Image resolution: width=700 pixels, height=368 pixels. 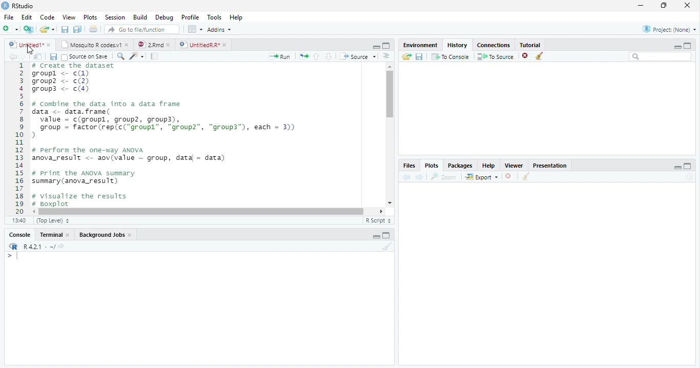 What do you see at coordinates (55, 235) in the screenshot?
I see `Terminal` at bounding box center [55, 235].